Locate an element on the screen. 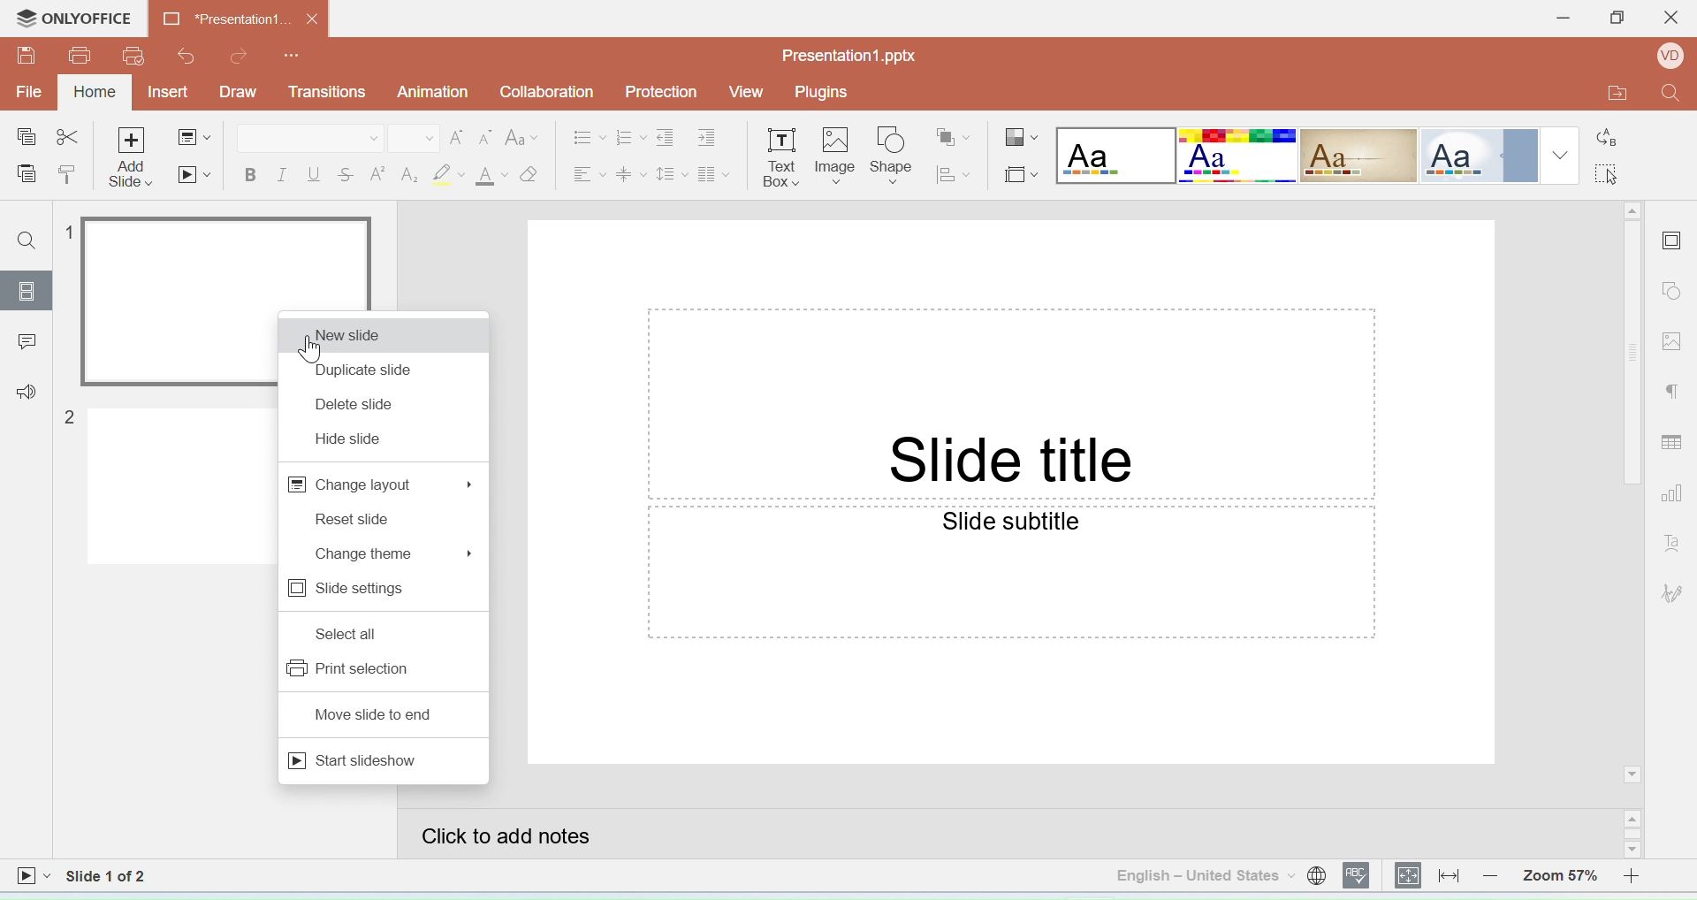 This screenshot has height=900, width=1697. Find is located at coordinates (1671, 97).